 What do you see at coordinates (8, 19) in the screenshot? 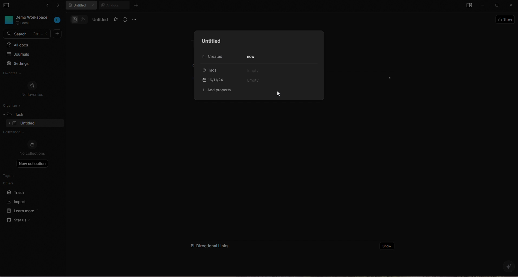
I see `workspace photo` at bounding box center [8, 19].